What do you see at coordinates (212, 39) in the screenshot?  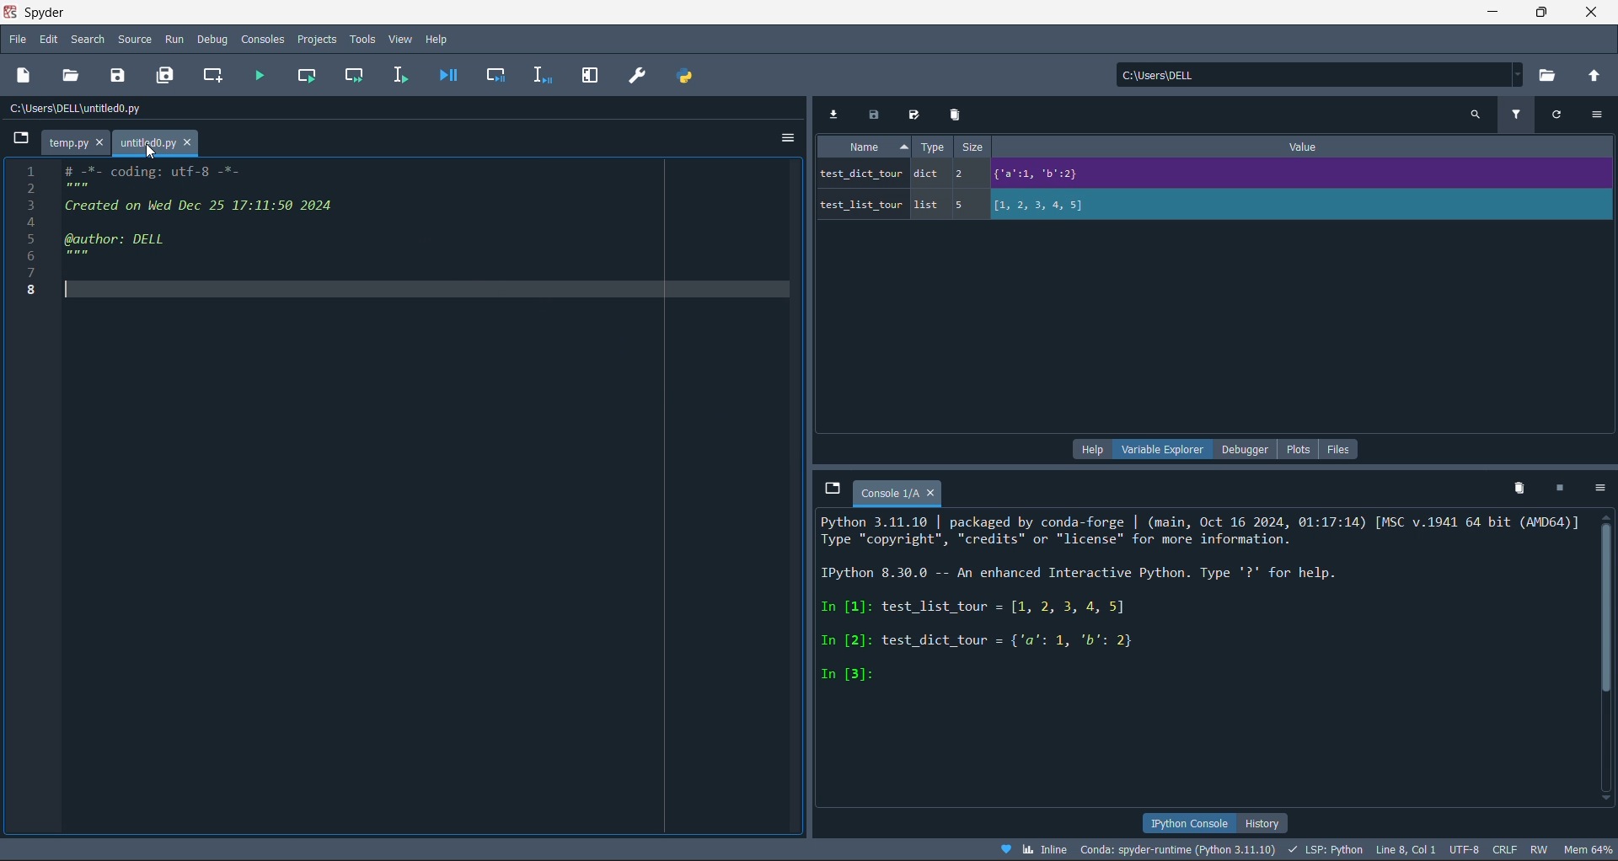 I see `debug` at bounding box center [212, 39].